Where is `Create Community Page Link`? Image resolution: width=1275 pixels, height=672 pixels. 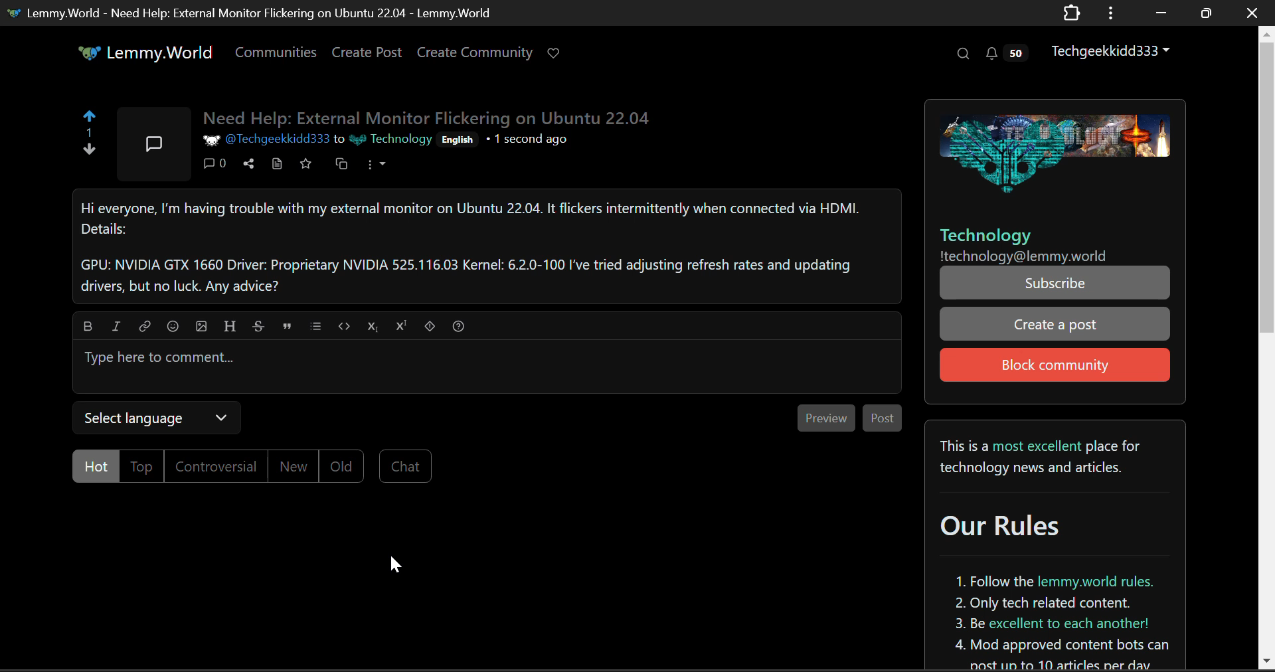 Create Community Page Link is located at coordinates (475, 51).